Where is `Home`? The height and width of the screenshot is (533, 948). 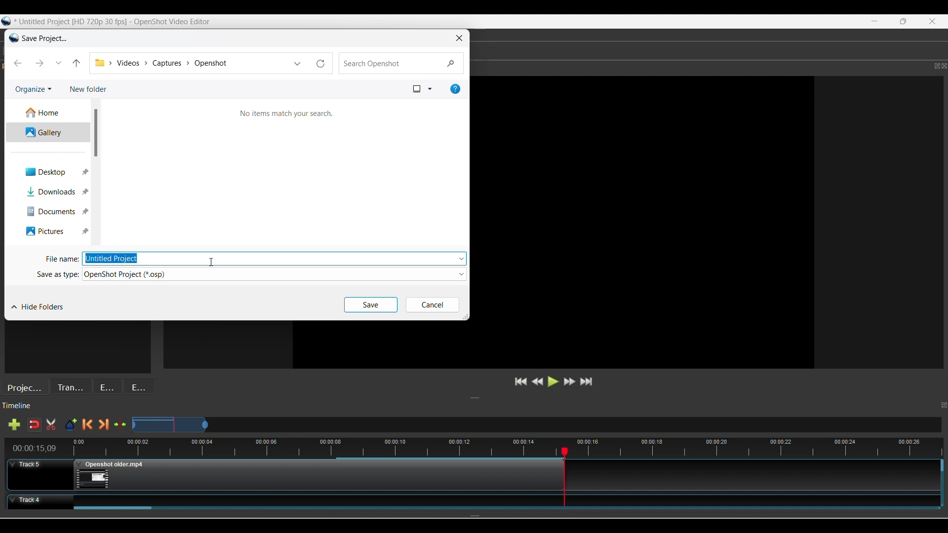 Home is located at coordinates (47, 114).